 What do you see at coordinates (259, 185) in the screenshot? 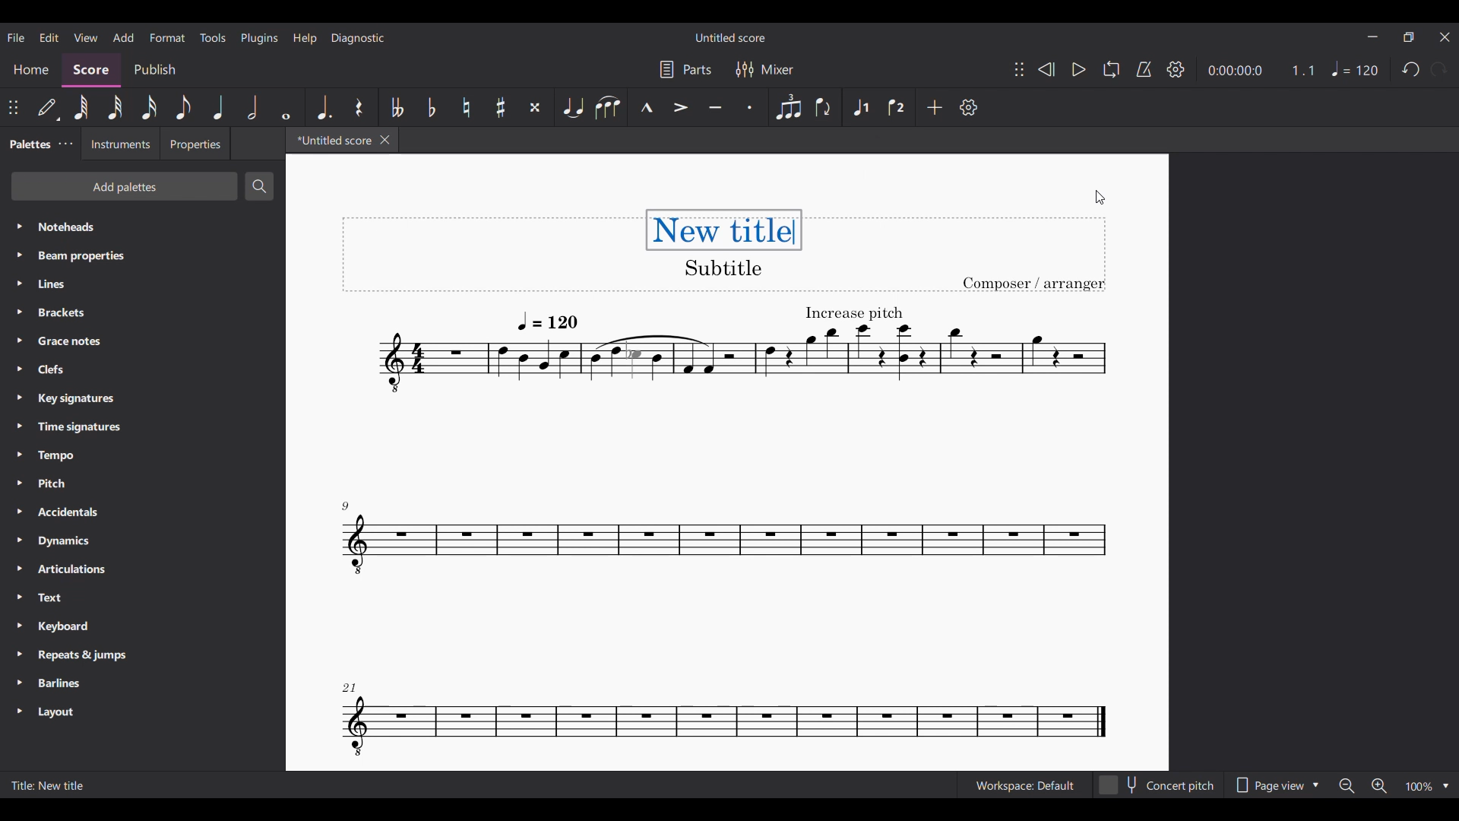
I see `Search` at bounding box center [259, 185].